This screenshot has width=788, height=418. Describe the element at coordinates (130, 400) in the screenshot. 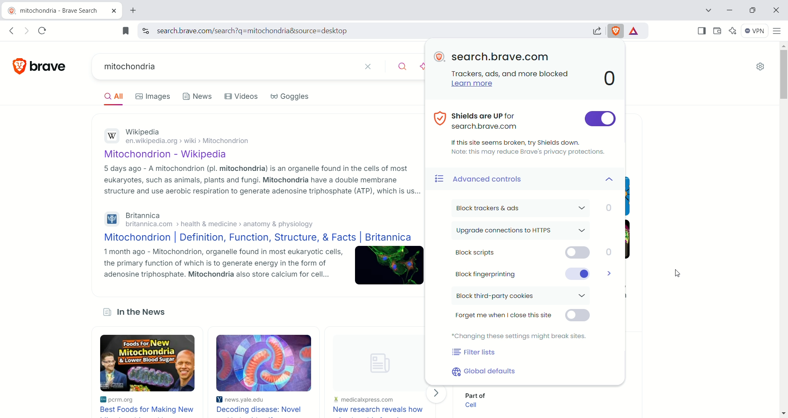

I see `pcrm.org` at that location.